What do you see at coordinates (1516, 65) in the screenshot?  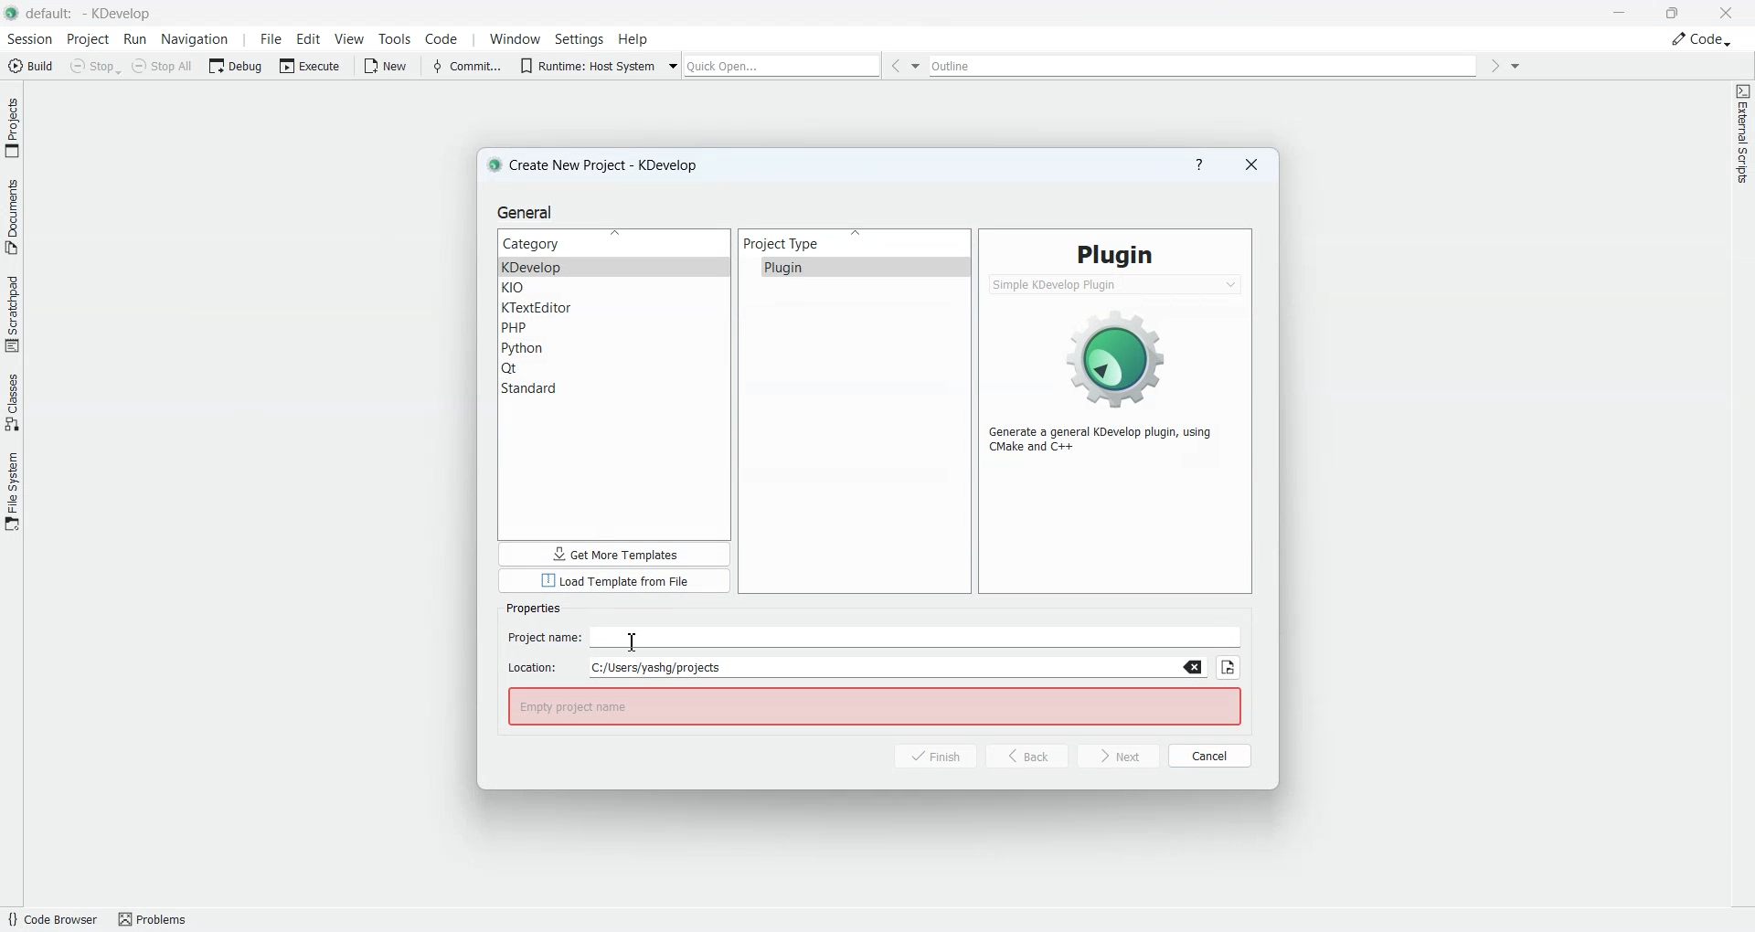 I see `Drop down box` at bounding box center [1516, 65].